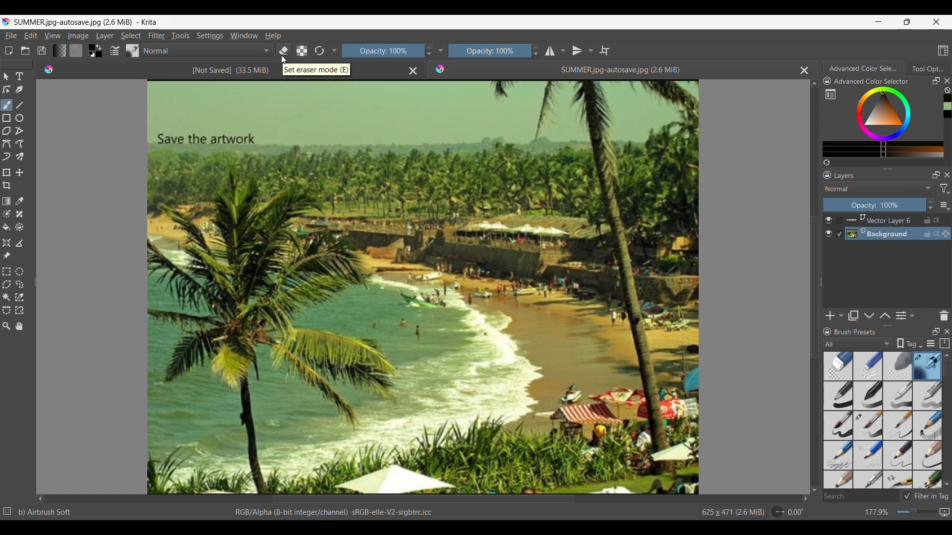 The width and height of the screenshot is (952, 535). I want to click on Set eraser mode (E), so click(317, 69).